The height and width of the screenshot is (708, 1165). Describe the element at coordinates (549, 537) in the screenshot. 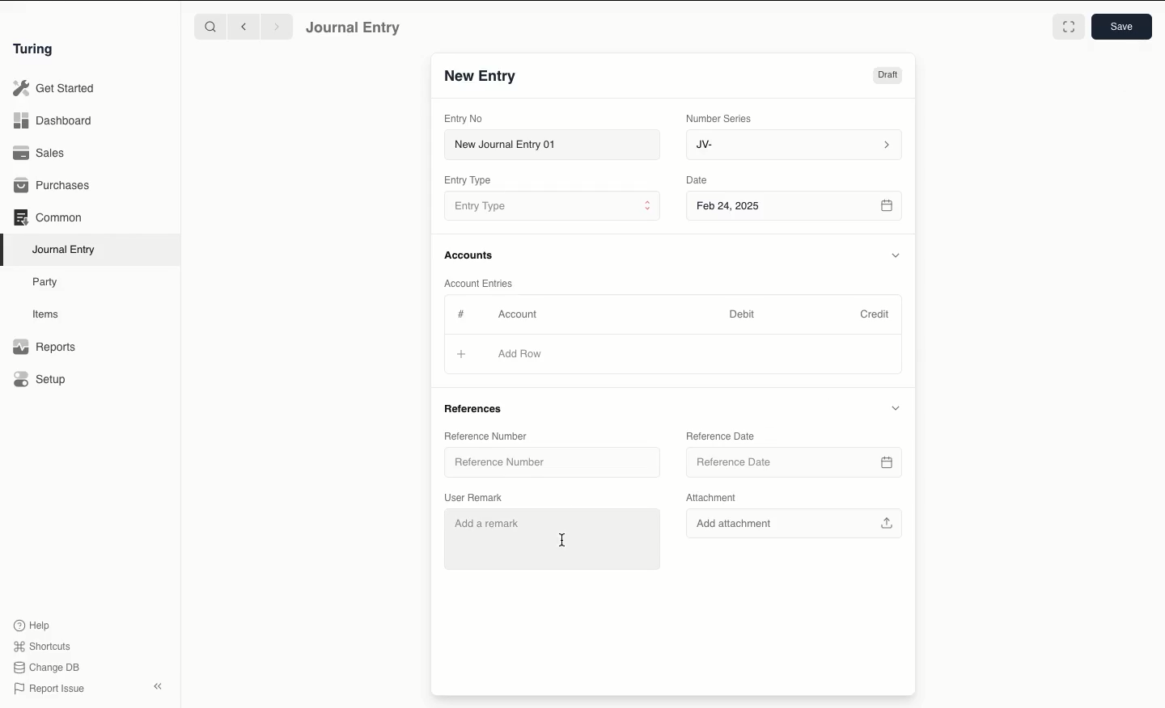

I see `Add a remark` at that location.